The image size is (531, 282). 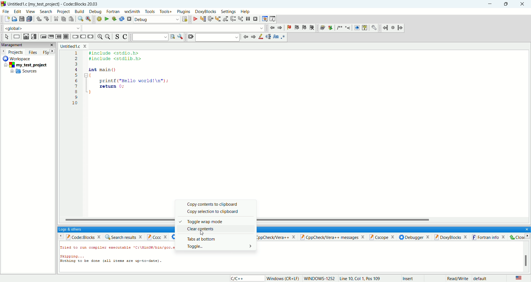 I want to click on toggle sources, so click(x=118, y=37).